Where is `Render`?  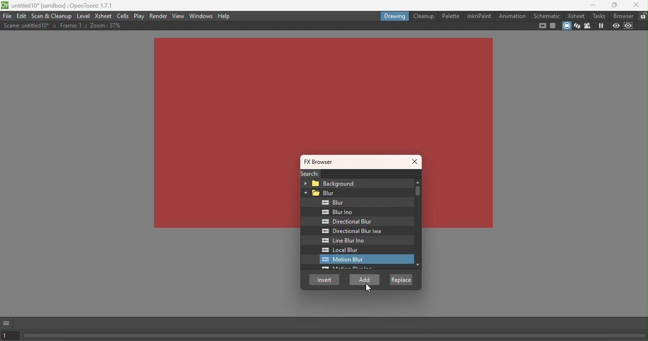 Render is located at coordinates (159, 15).